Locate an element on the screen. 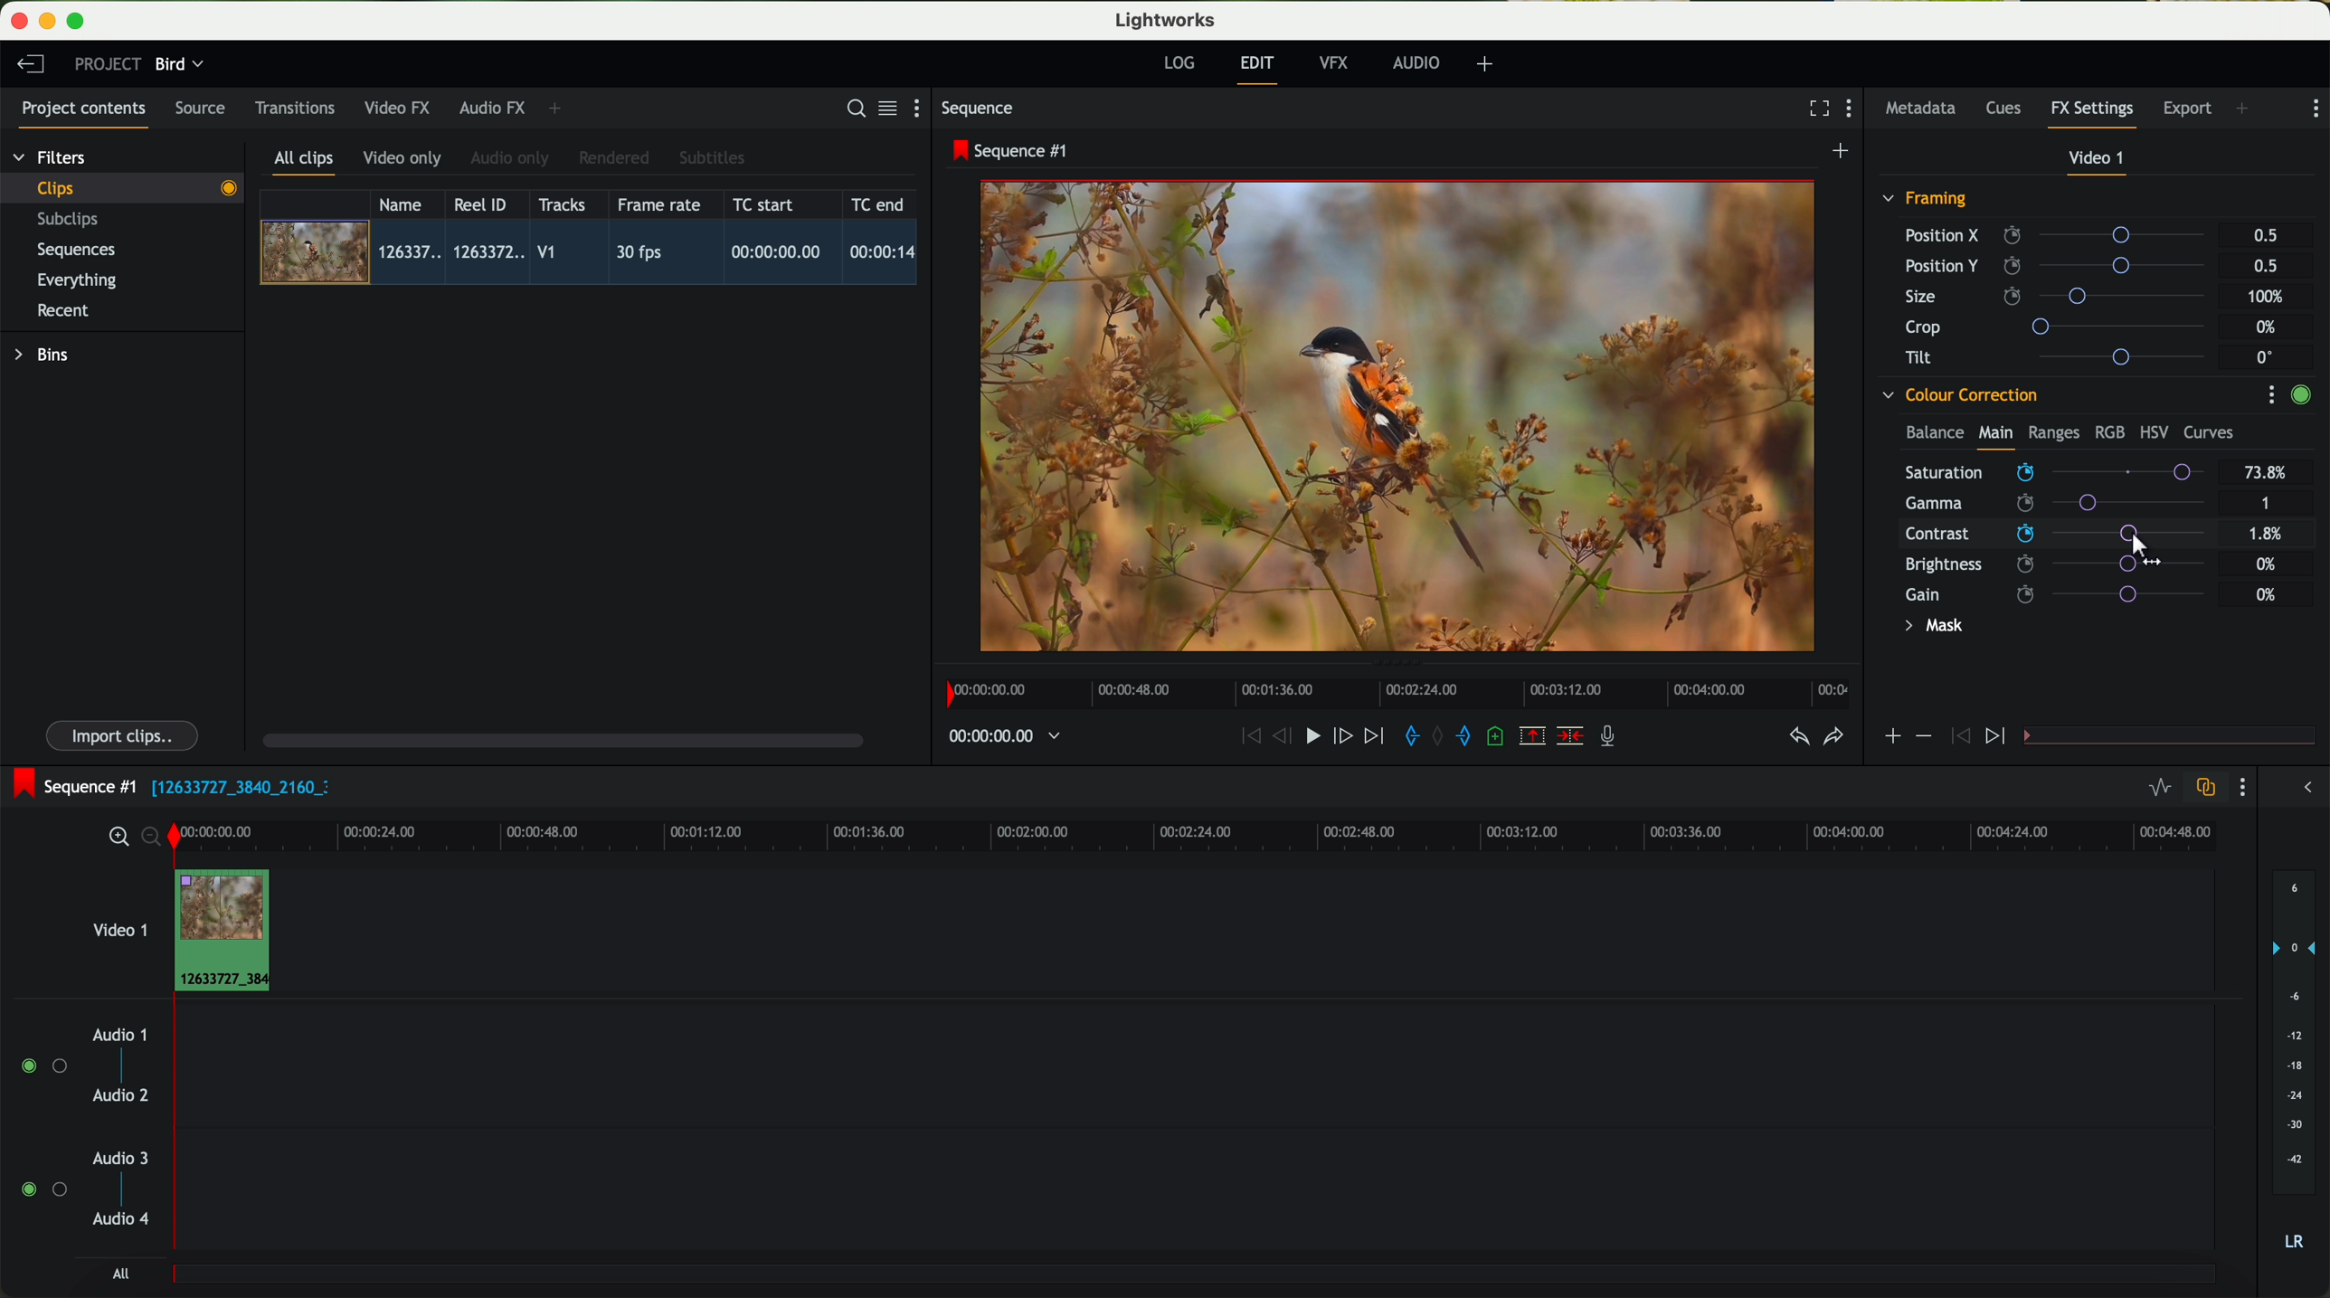 The height and width of the screenshot is (1298, 2330). 0% is located at coordinates (2267, 562).